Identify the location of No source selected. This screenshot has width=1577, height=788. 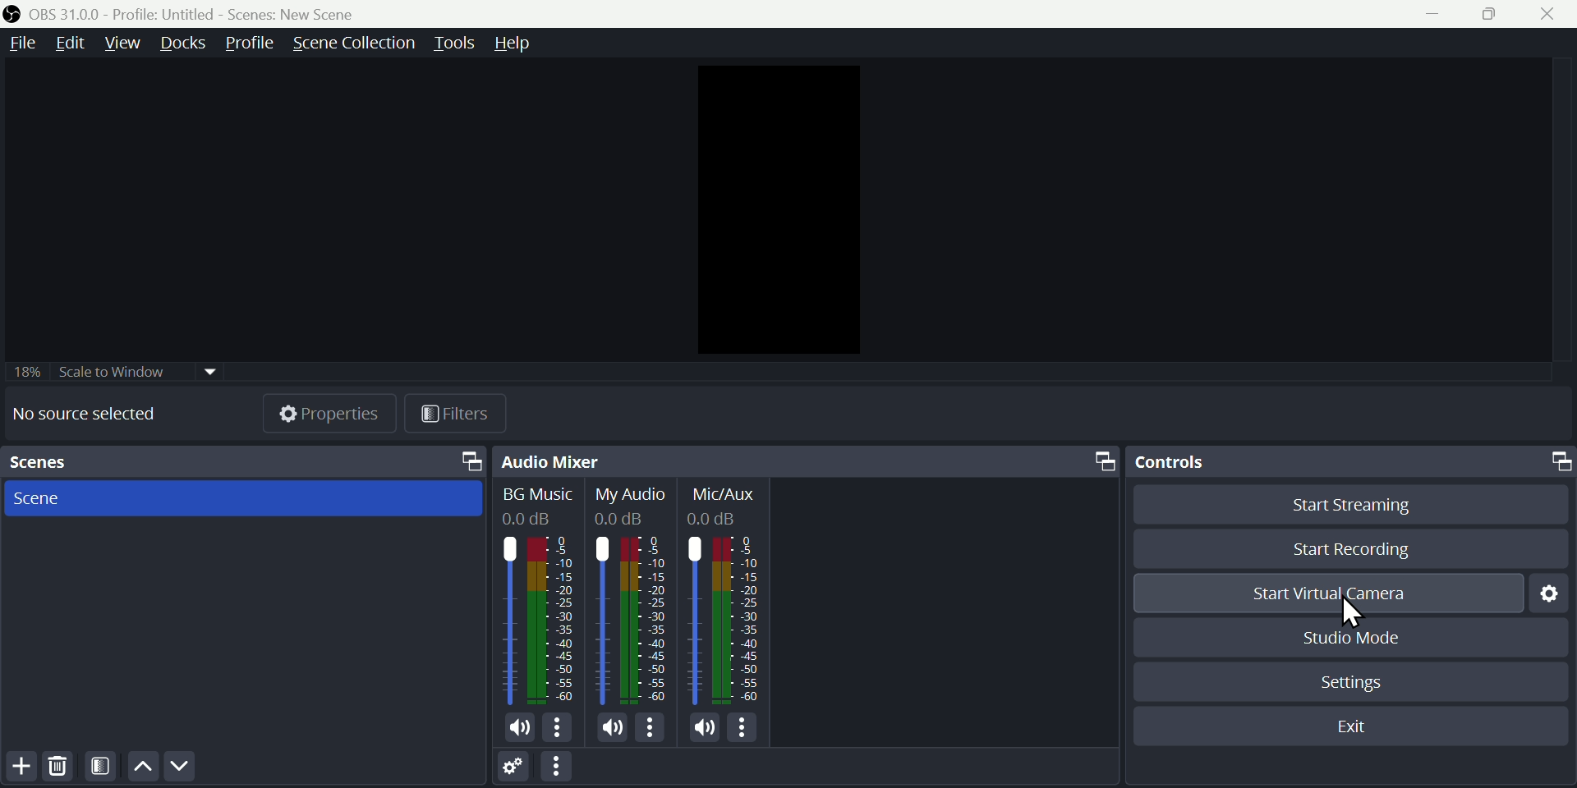
(83, 419).